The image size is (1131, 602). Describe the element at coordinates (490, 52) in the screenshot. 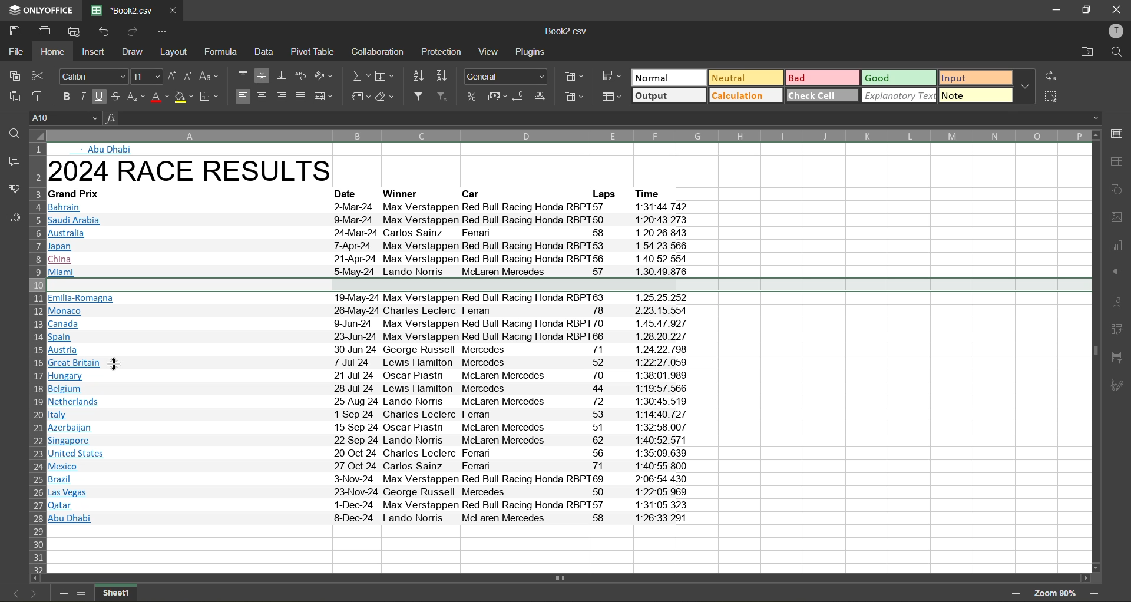

I see `view` at that location.